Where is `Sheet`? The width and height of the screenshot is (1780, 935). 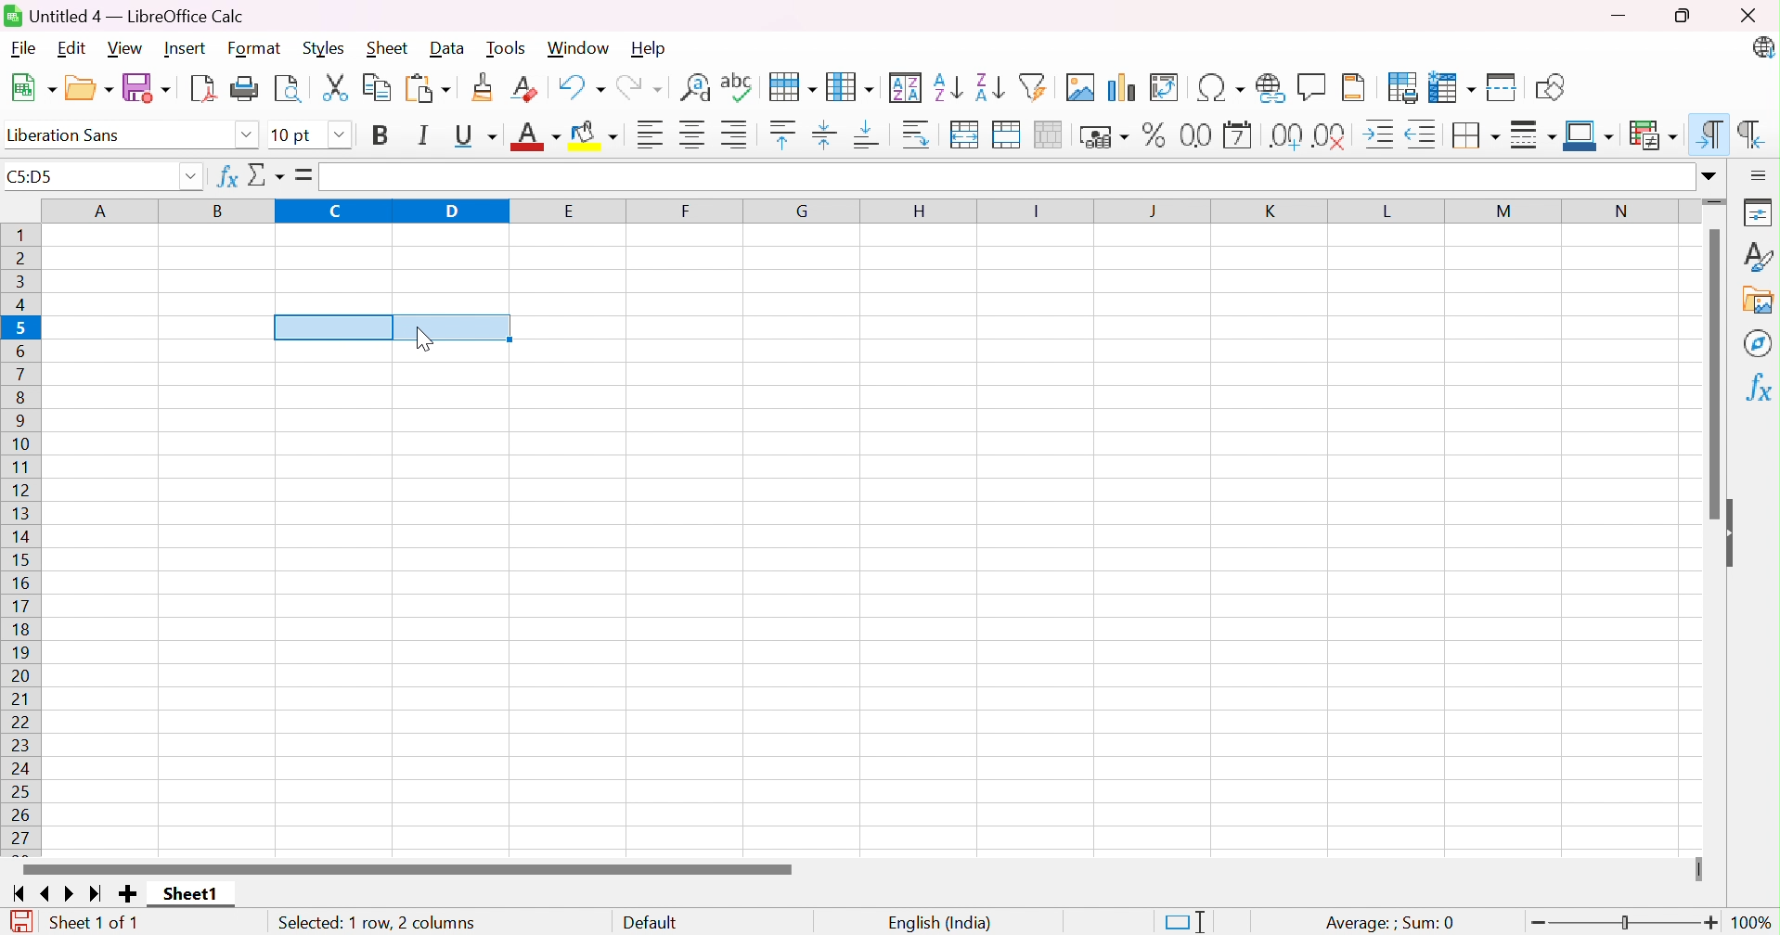 Sheet is located at coordinates (387, 48).